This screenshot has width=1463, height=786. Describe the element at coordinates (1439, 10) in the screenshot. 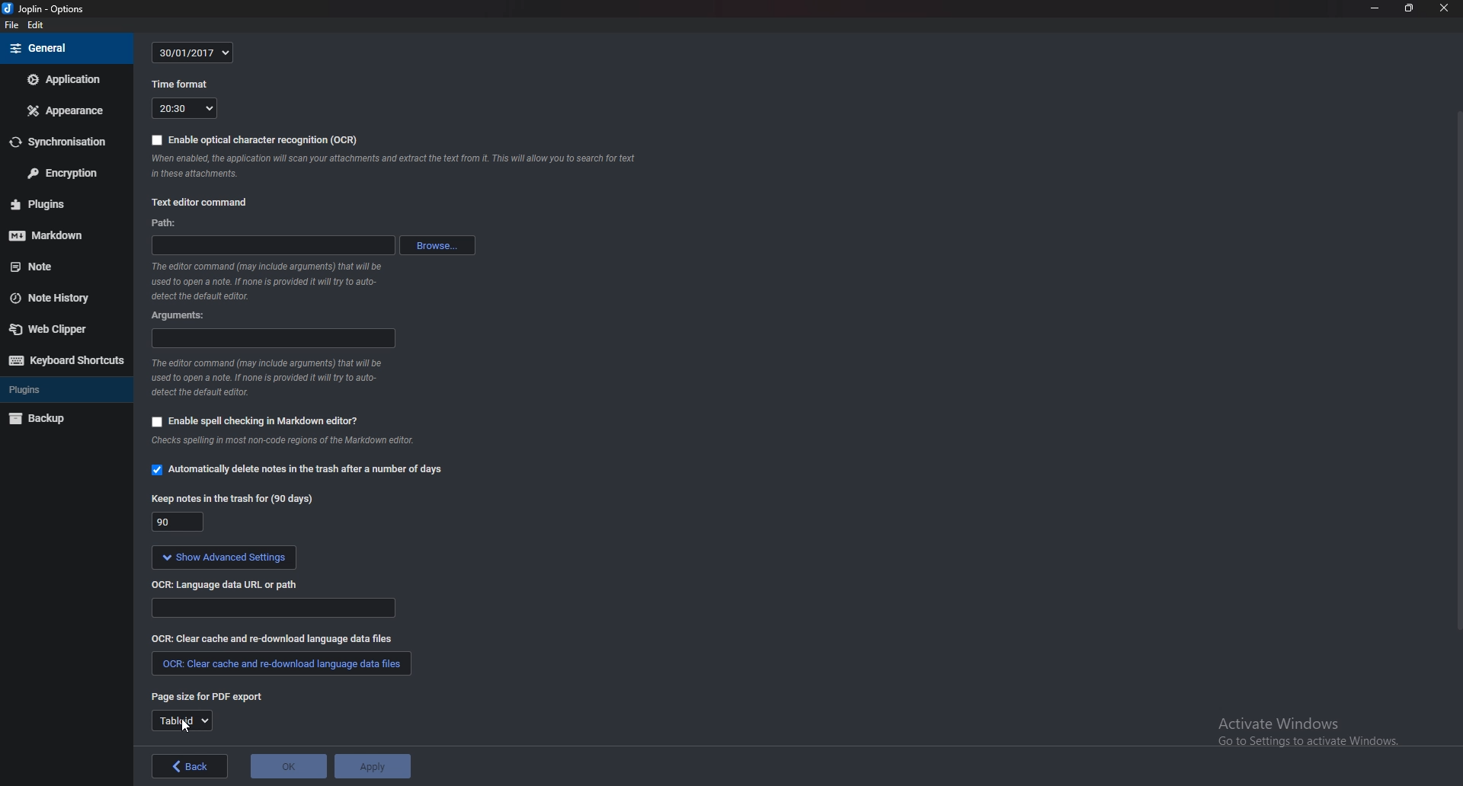

I see `close` at that location.